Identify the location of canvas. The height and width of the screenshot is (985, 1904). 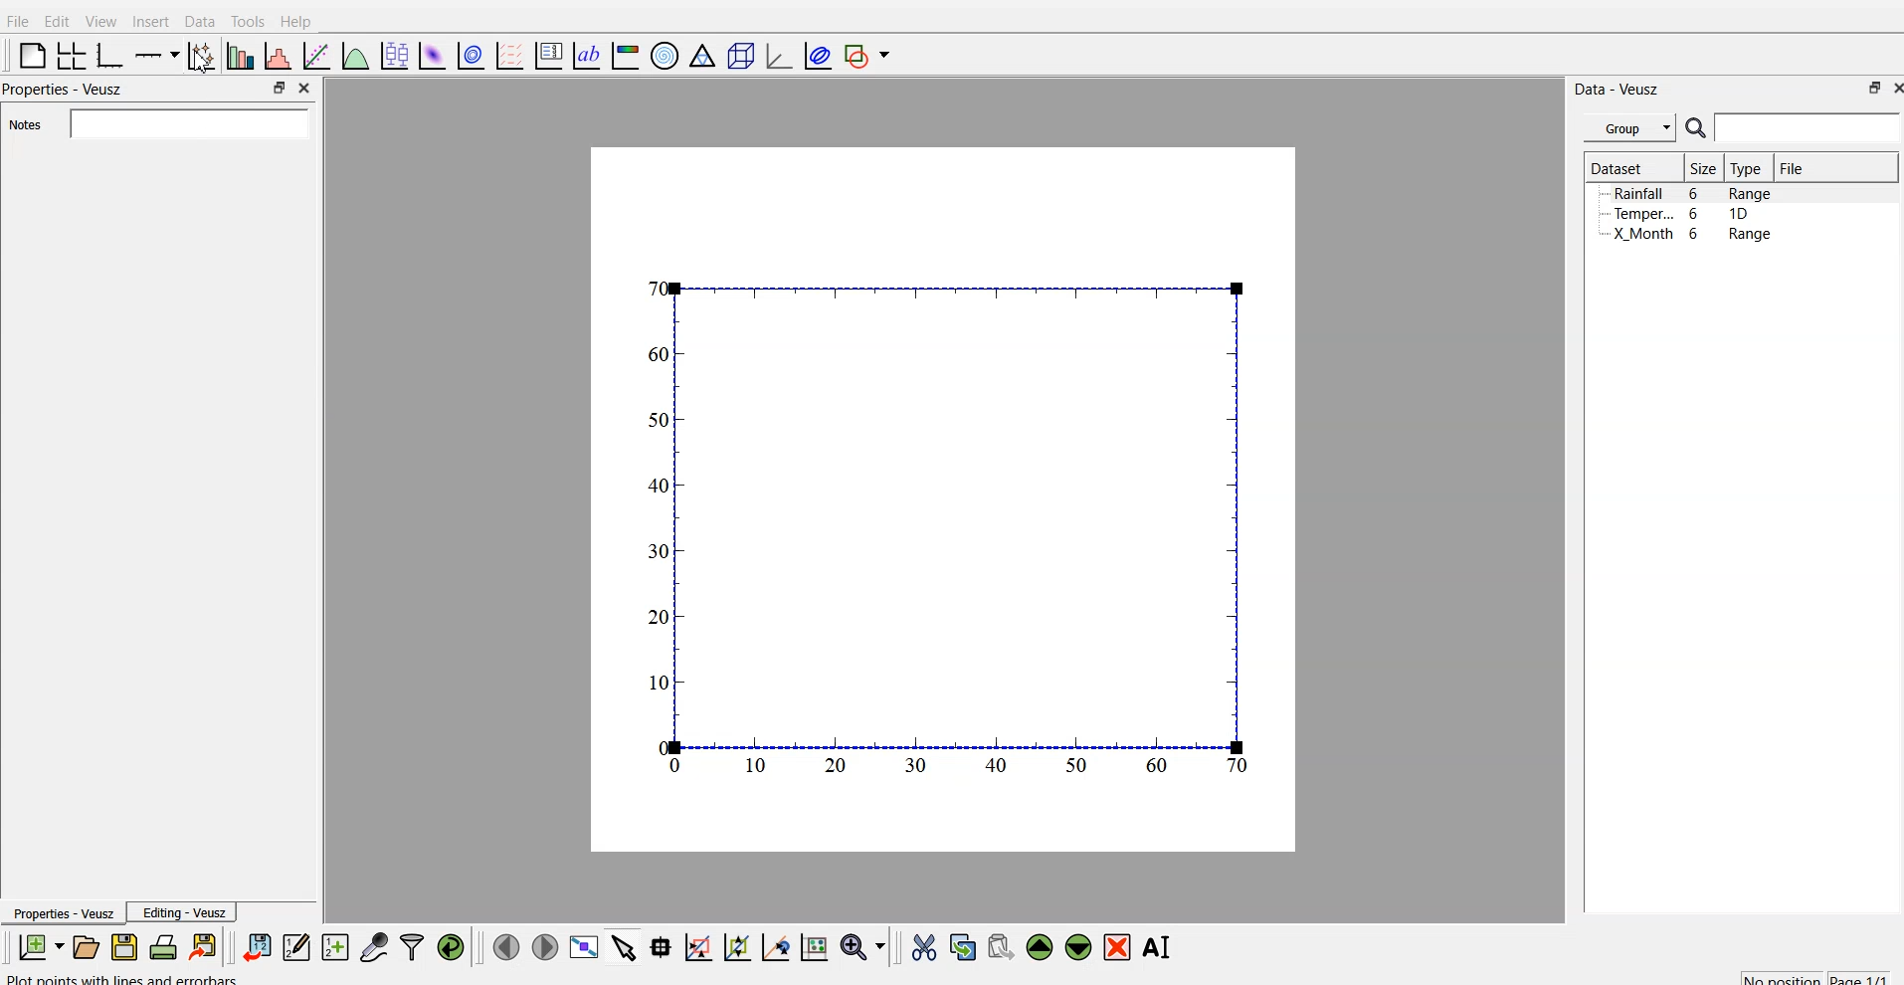
(944, 502).